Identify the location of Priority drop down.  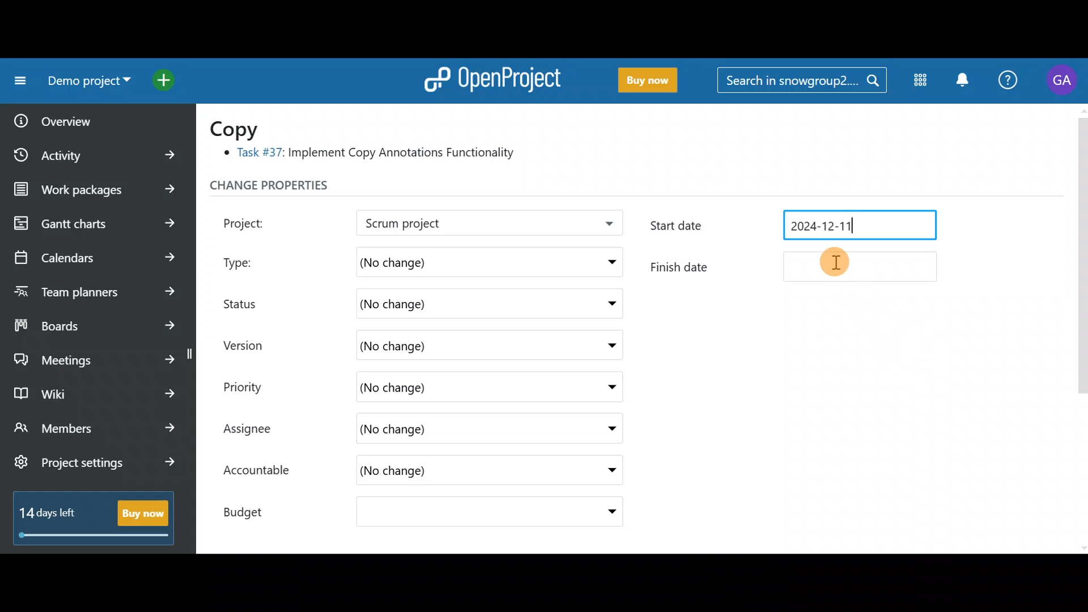
(601, 386).